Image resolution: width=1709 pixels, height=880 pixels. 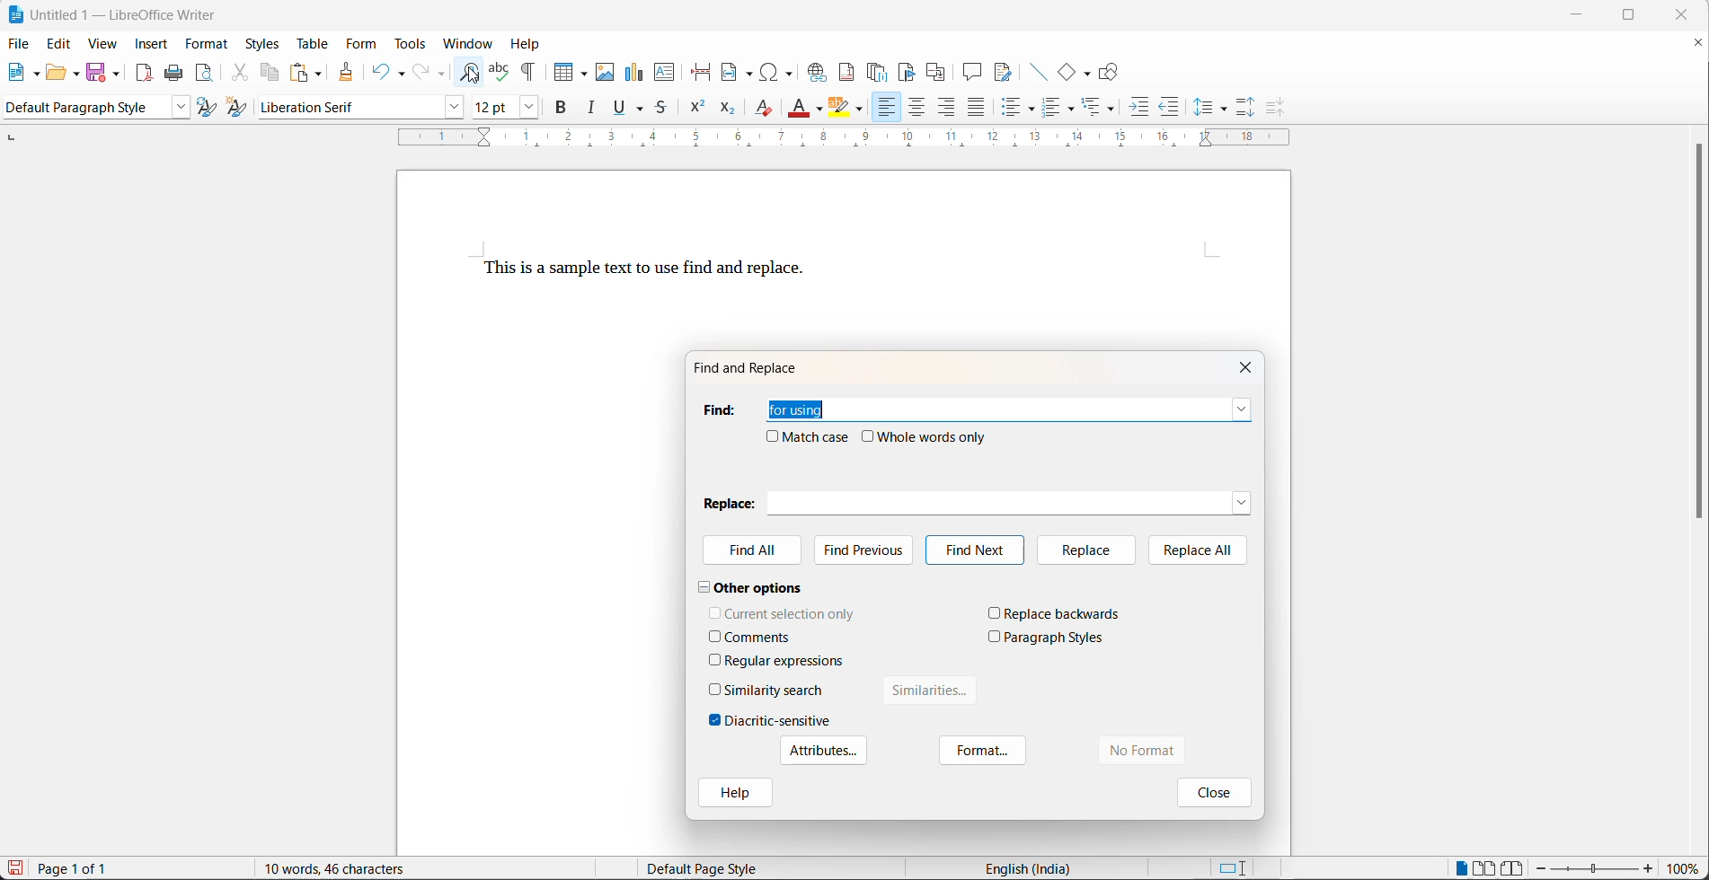 I want to click on zoom slider, so click(x=1594, y=869).